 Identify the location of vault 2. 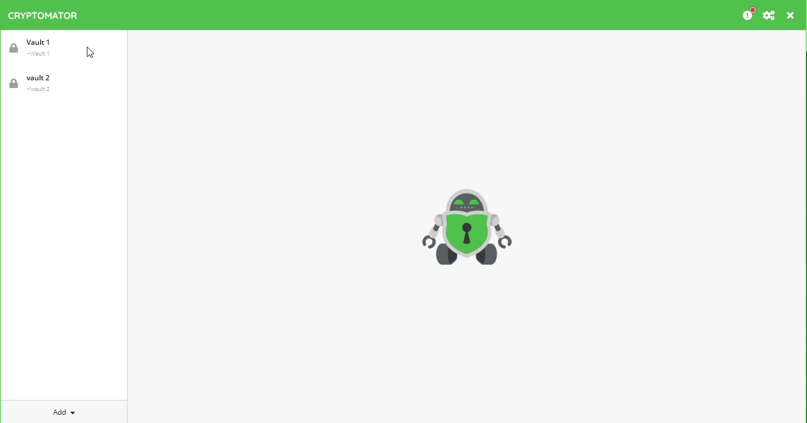
(34, 83).